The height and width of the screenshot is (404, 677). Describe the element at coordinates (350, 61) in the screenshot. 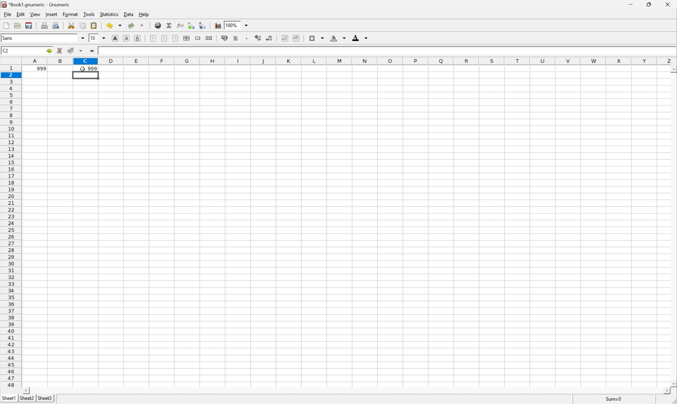

I see `column names` at that location.